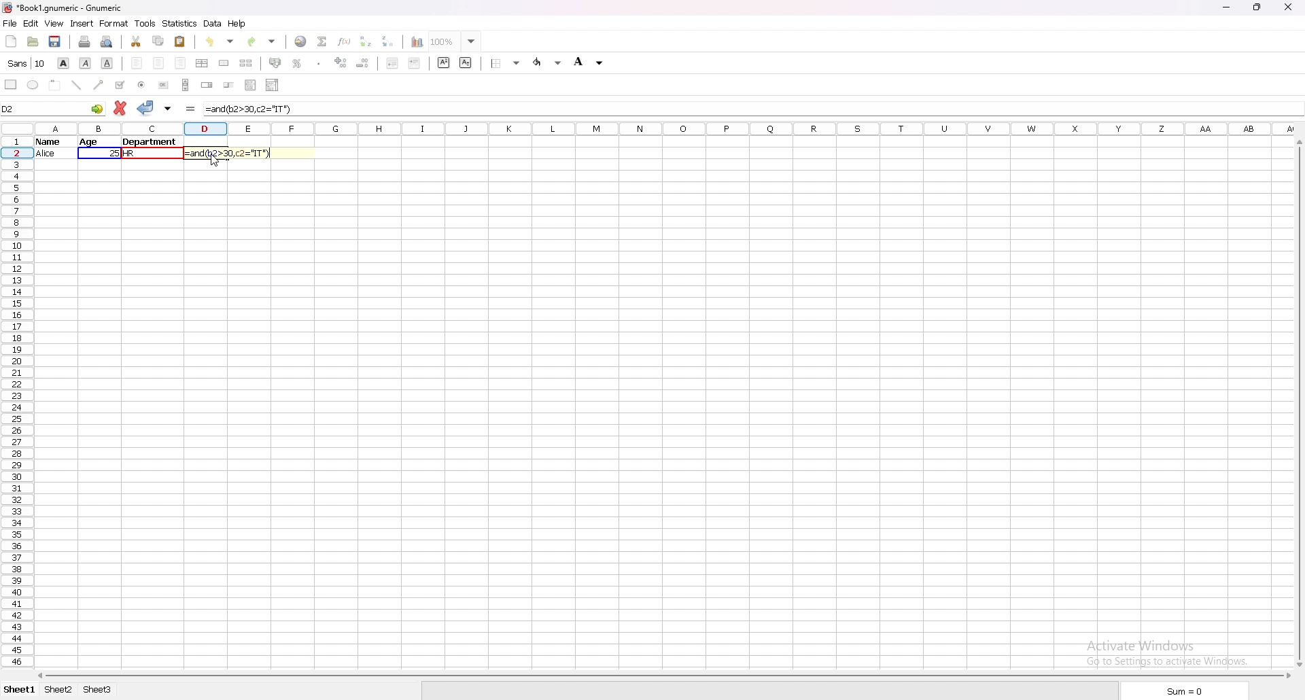 Image resolution: width=1305 pixels, height=700 pixels. What do you see at coordinates (548, 62) in the screenshot?
I see `foreground` at bounding box center [548, 62].